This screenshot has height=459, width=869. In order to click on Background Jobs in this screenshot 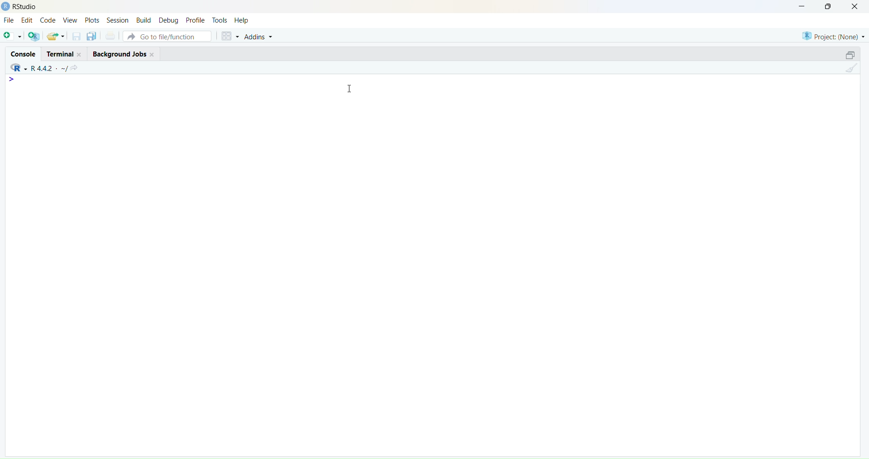, I will do `click(124, 53)`.